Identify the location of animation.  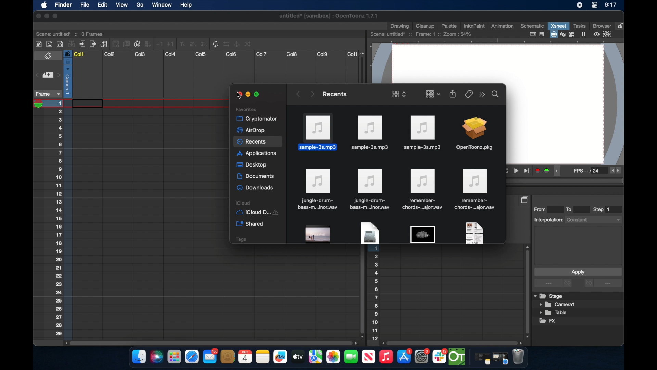
(503, 26).